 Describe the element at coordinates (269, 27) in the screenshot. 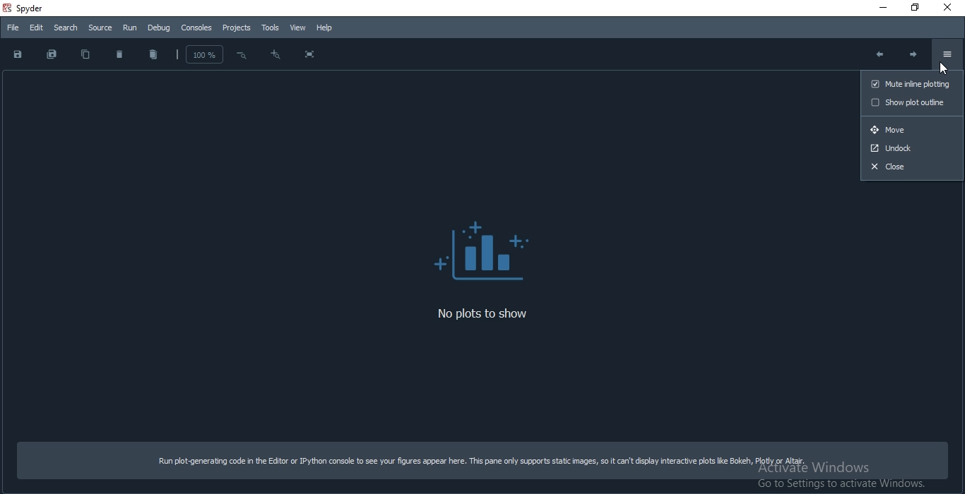

I see `Tools` at that location.